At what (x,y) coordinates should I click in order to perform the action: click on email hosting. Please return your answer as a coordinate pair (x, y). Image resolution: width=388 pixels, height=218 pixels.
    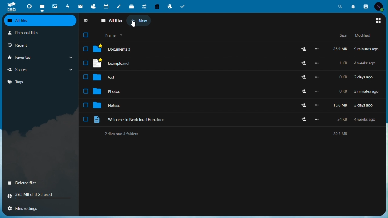
    Looking at the image, I should click on (169, 6).